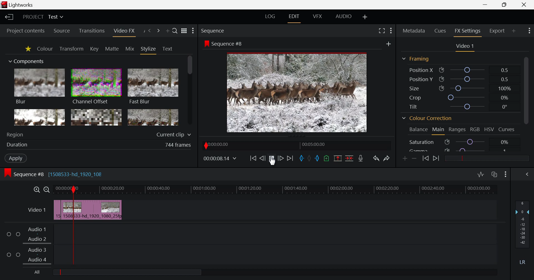  What do you see at coordinates (459, 79) in the screenshot?
I see `Position Y` at bounding box center [459, 79].